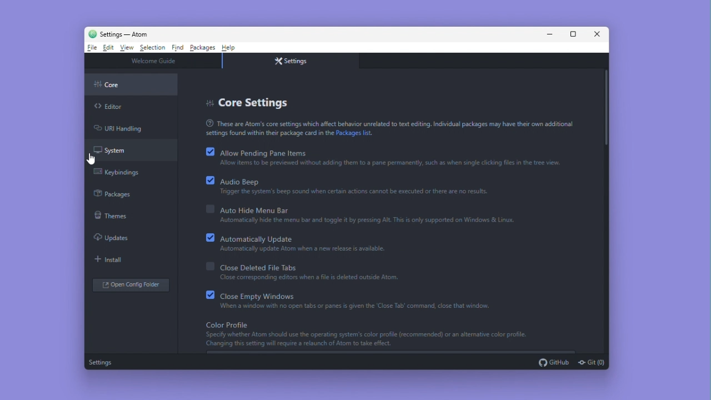 The height and width of the screenshot is (400, 711). Describe the element at coordinates (247, 209) in the screenshot. I see `Auto hide menu bar` at that location.